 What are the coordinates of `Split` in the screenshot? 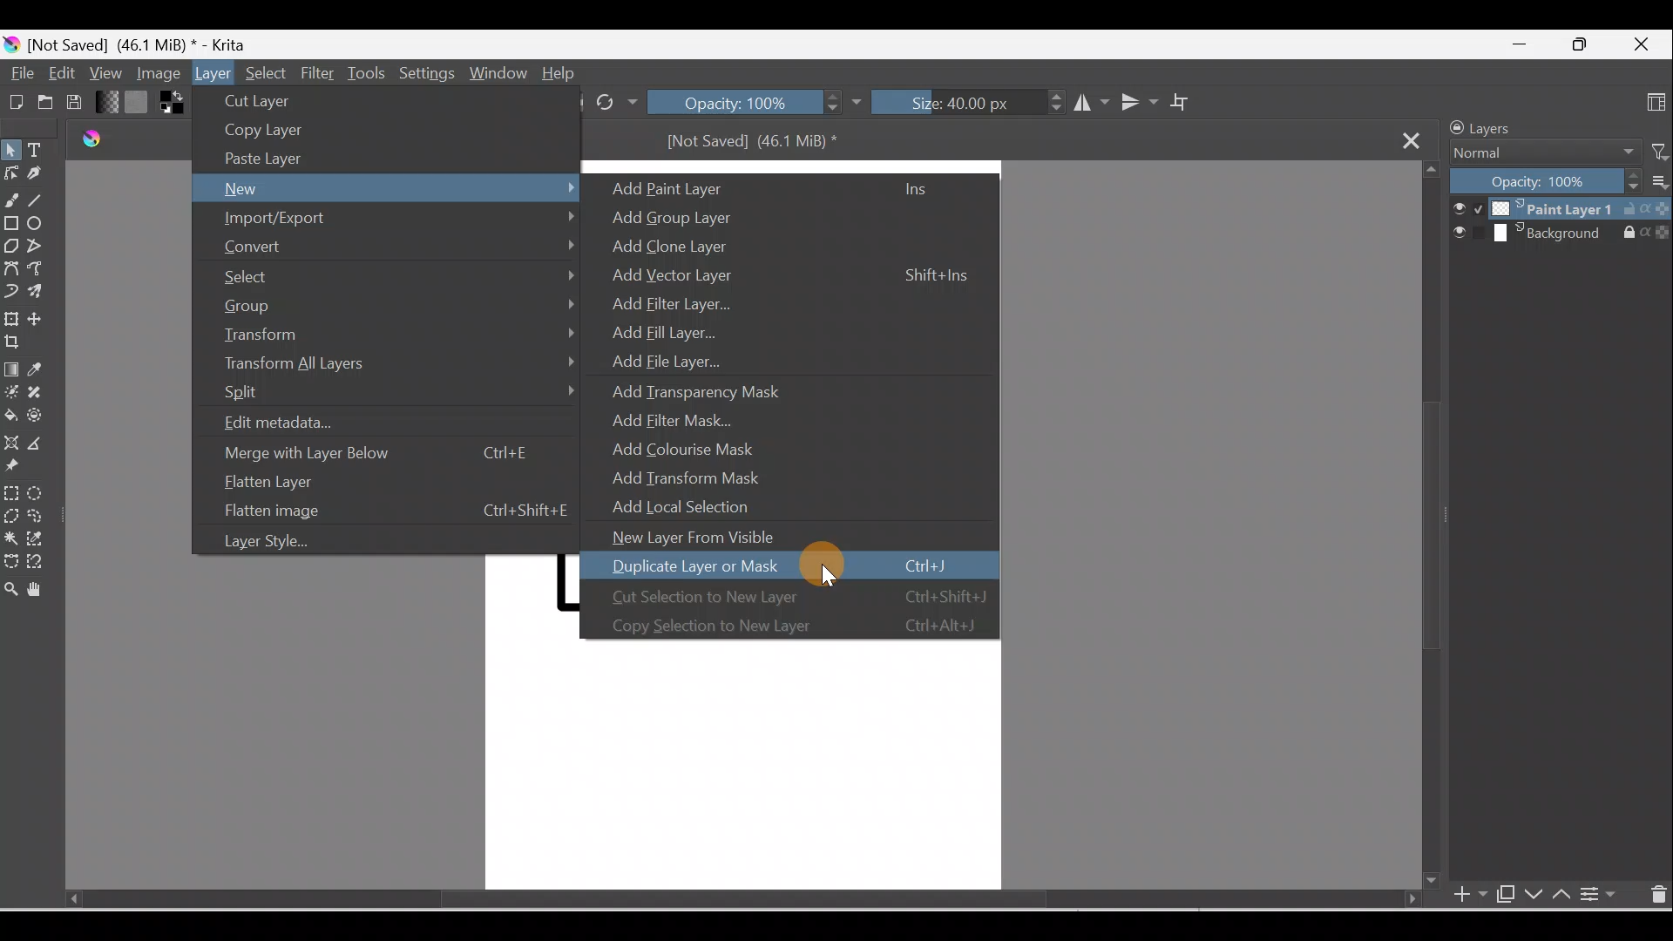 It's located at (396, 395).